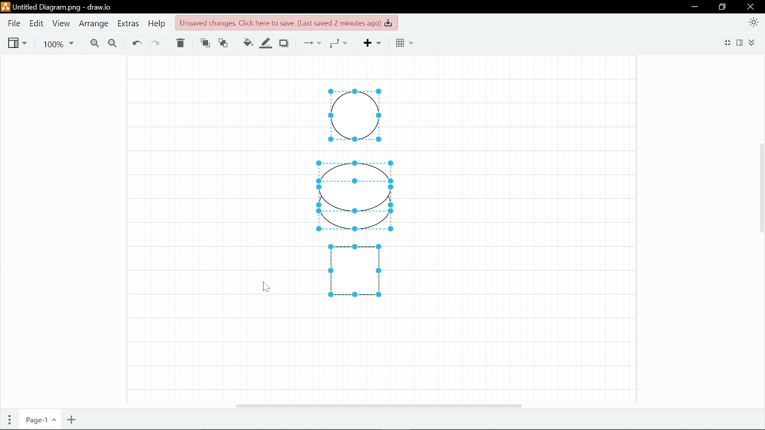 The image size is (765, 430). What do you see at coordinates (286, 23) in the screenshot?
I see `Click to save changes` at bounding box center [286, 23].